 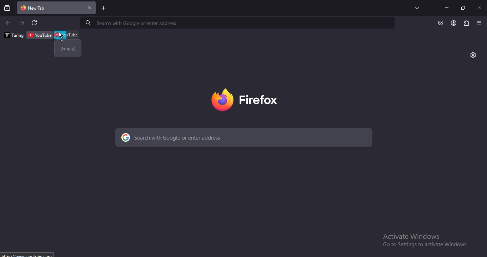 What do you see at coordinates (57, 8) in the screenshot?
I see `current tab` at bounding box center [57, 8].